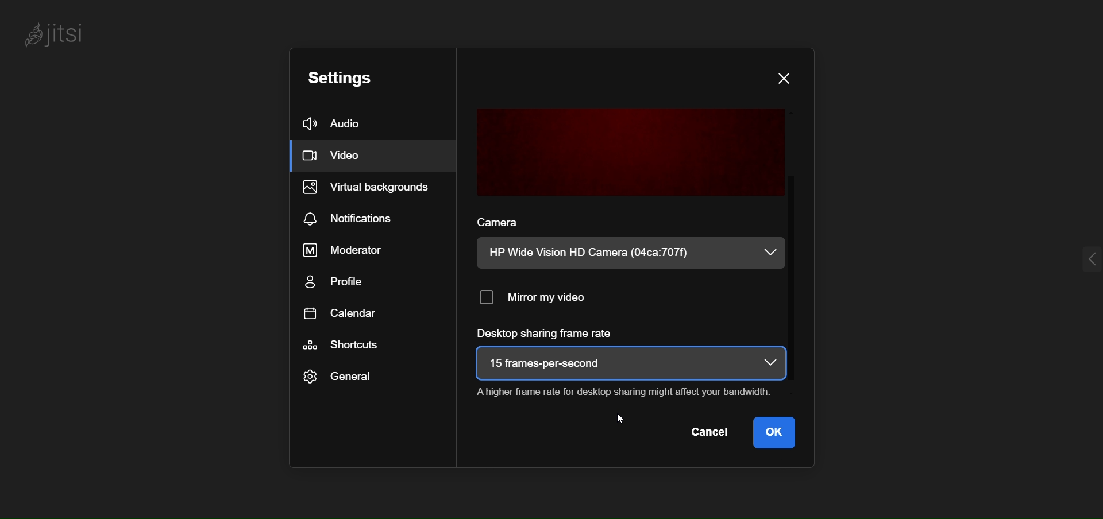 The height and width of the screenshot is (519, 1103). Describe the element at coordinates (344, 346) in the screenshot. I see `shortcut` at that location.